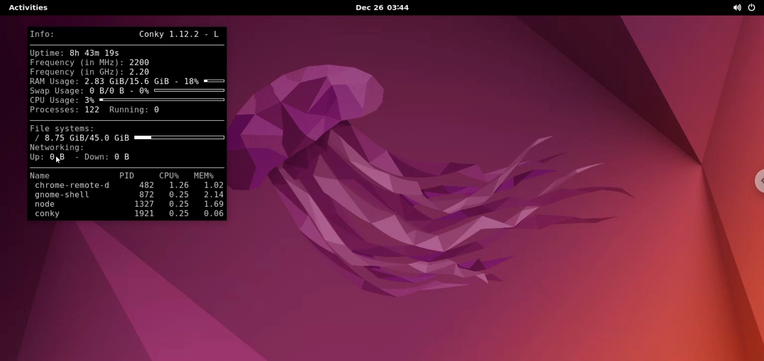 Image resolution: width=764 pixels, height=361 pixels. Describe the element at coordinates (46, 177) in the screenshot. I see `Name` at that location.